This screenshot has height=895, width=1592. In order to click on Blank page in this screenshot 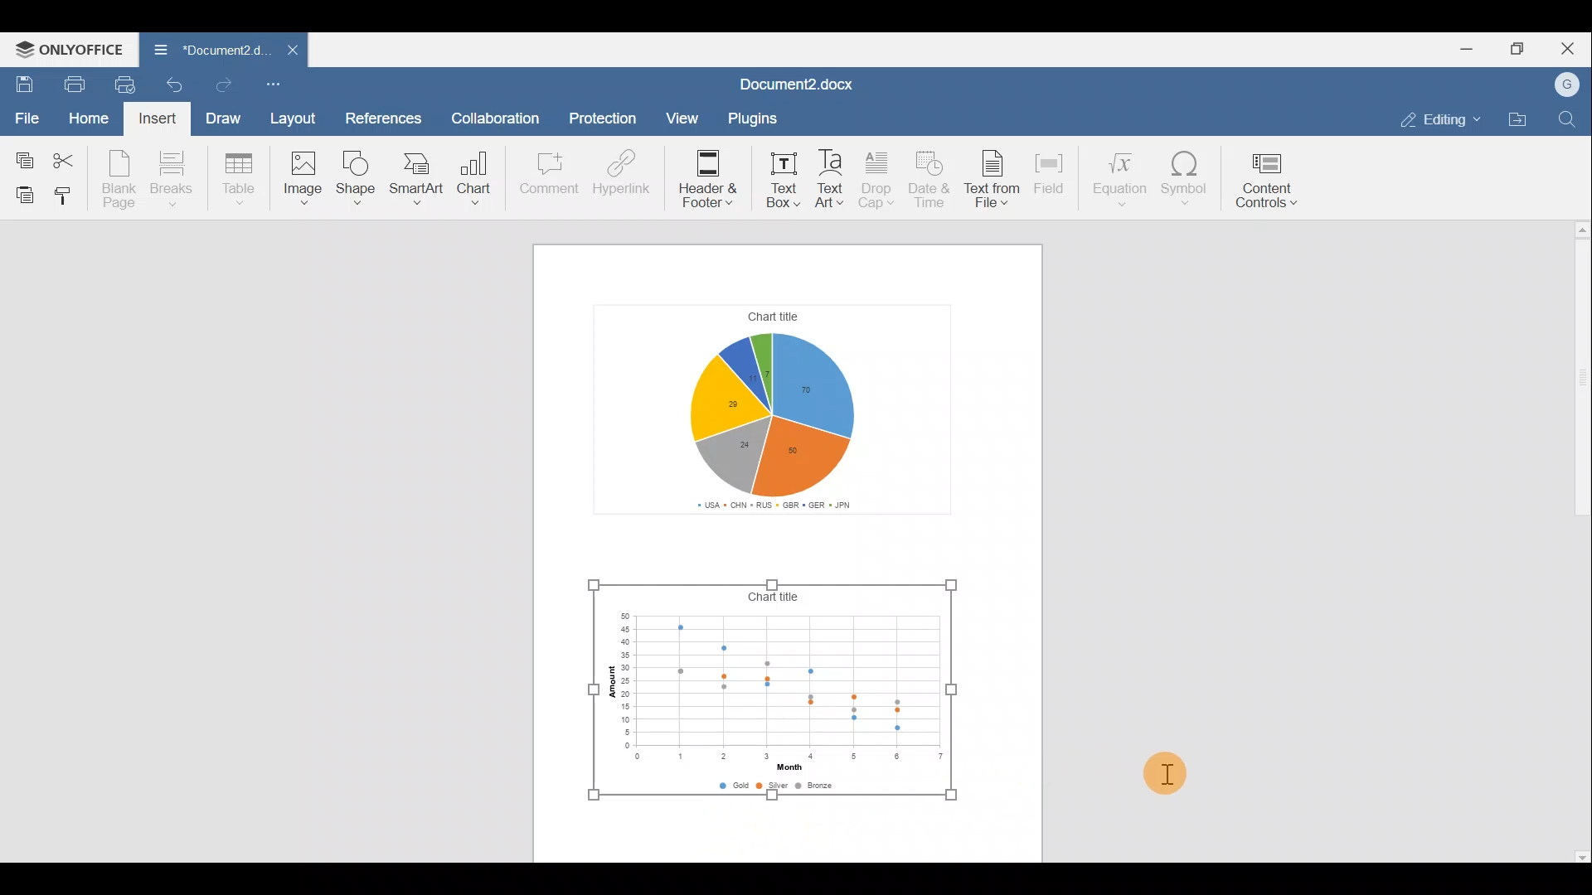, I will do `click(121, 181)`.